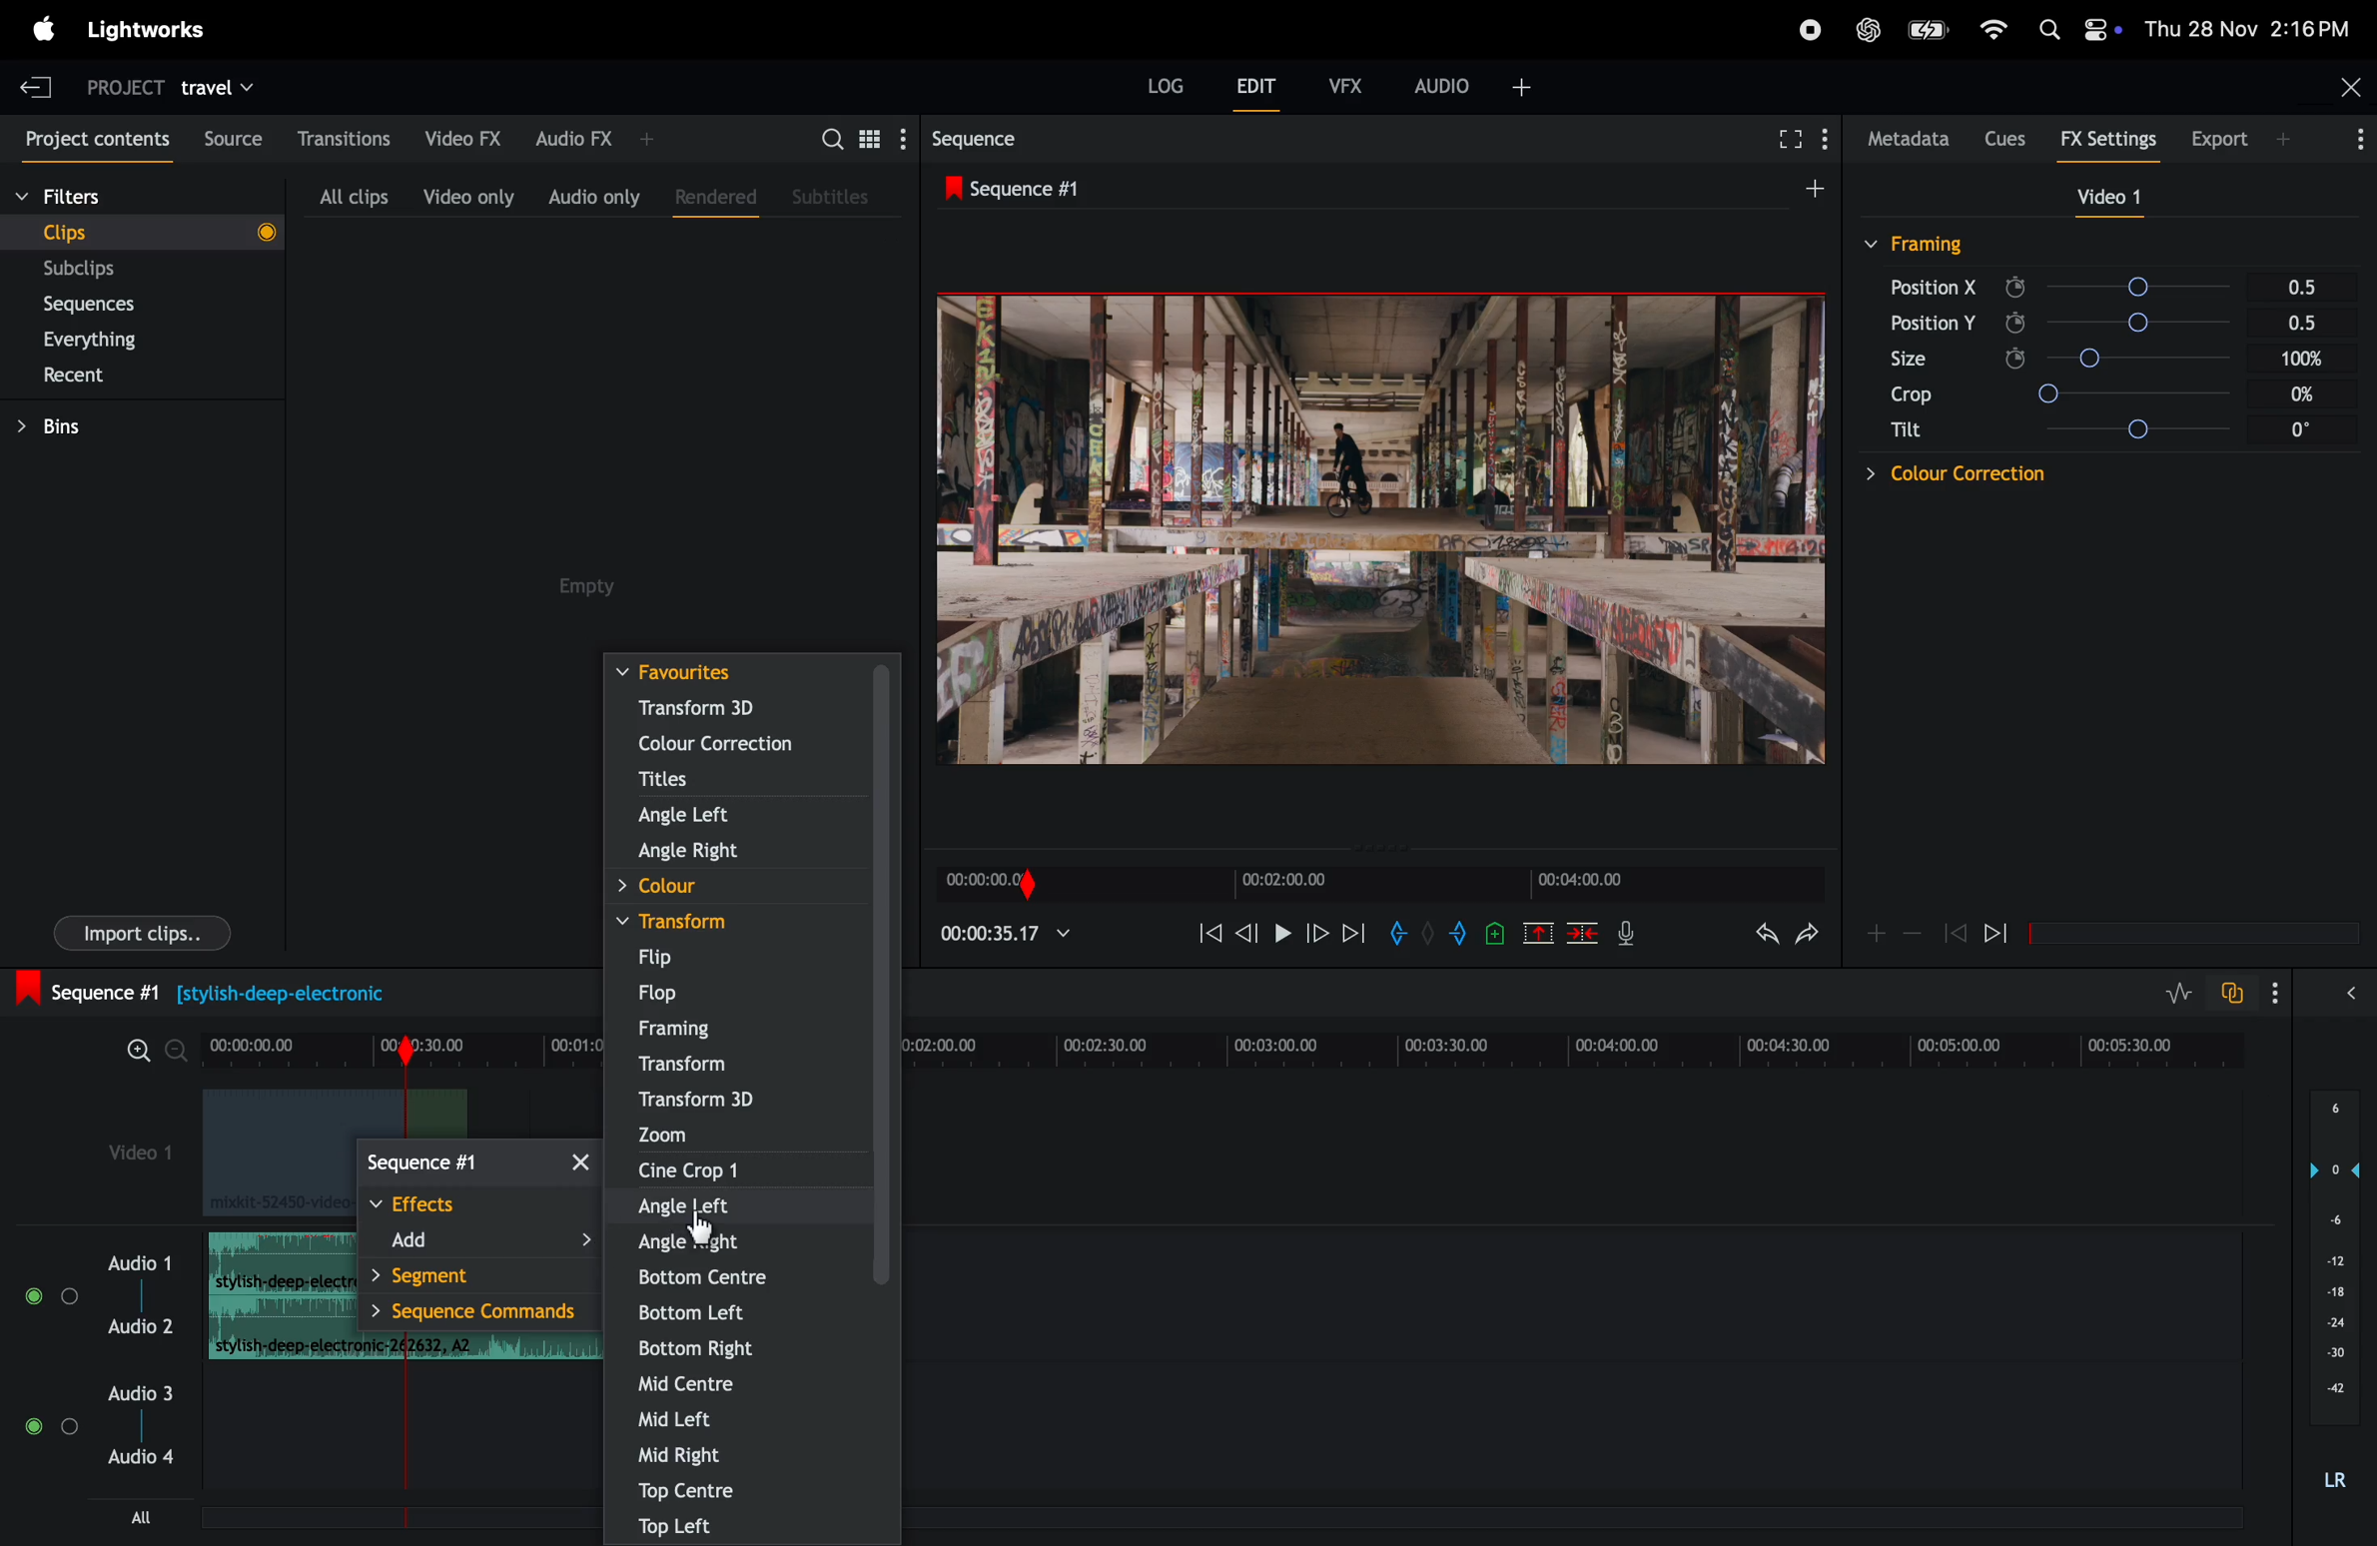  I want to click on video, so click(2099, 198).